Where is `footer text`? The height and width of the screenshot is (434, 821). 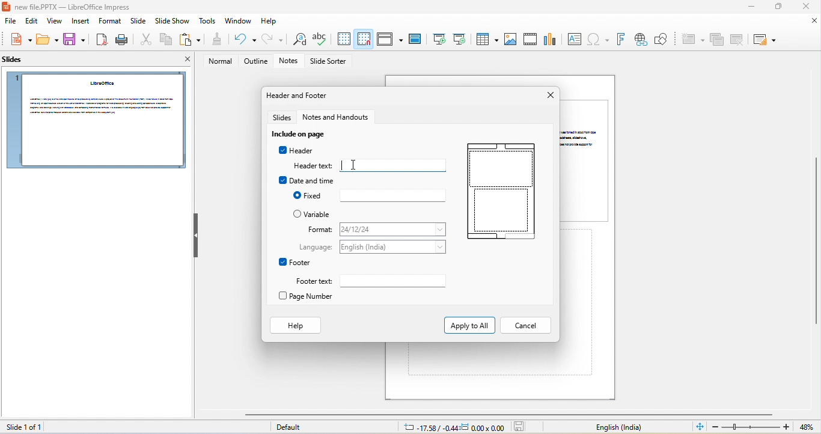
footer text is located at coordinates (397, 283).